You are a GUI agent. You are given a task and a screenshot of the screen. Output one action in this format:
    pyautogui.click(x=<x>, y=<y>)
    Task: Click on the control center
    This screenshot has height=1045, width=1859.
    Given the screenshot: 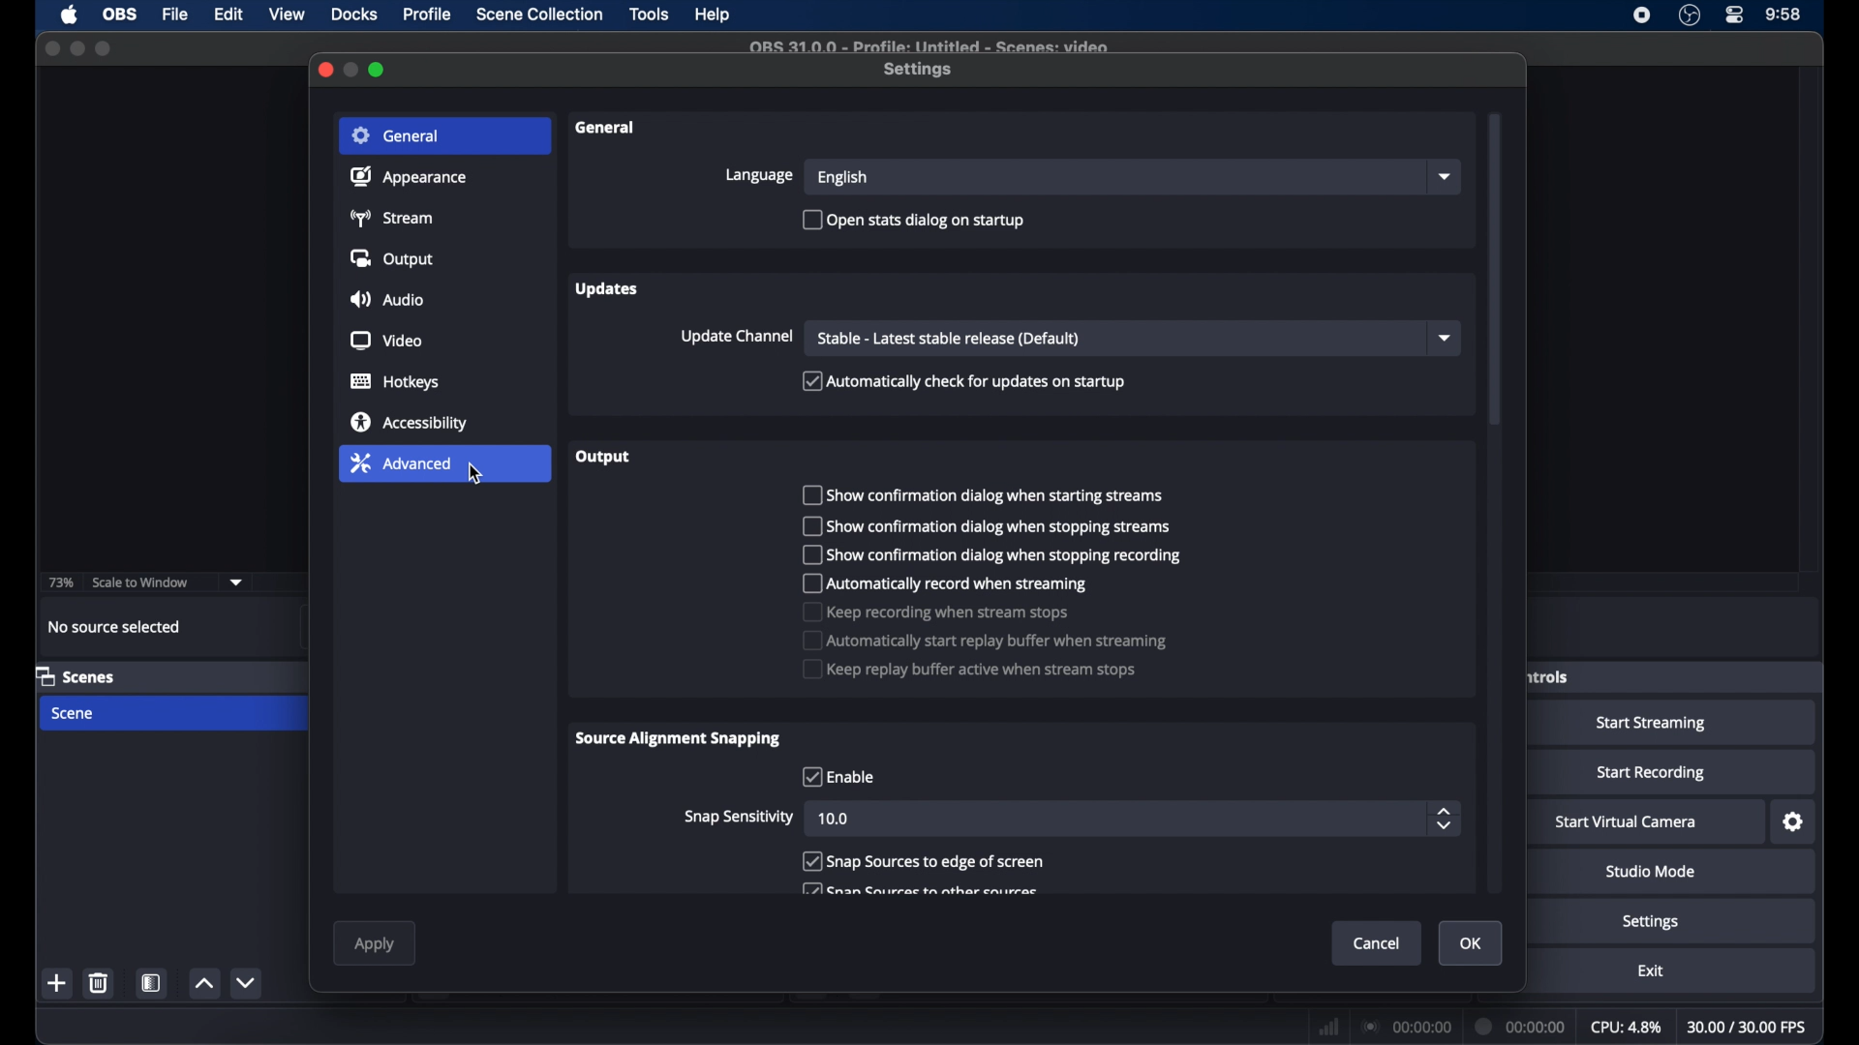 What is the action you would take?
    pyautogui.click(x=1735, y=15)
    